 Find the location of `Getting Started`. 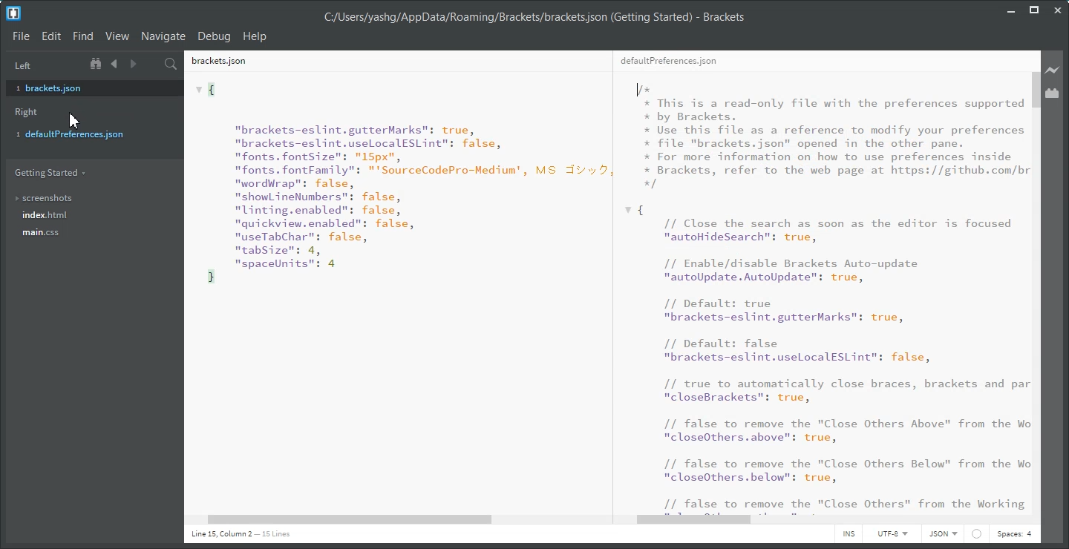

Getting Started is located at coordinates (50, 172).